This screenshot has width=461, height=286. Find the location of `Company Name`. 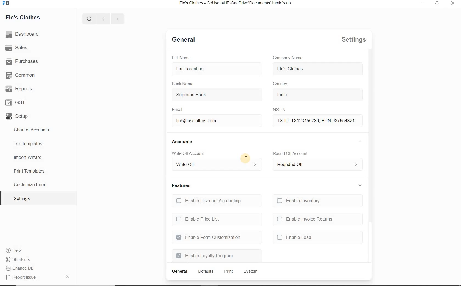

Company Name is located at coordinates (289, 57).